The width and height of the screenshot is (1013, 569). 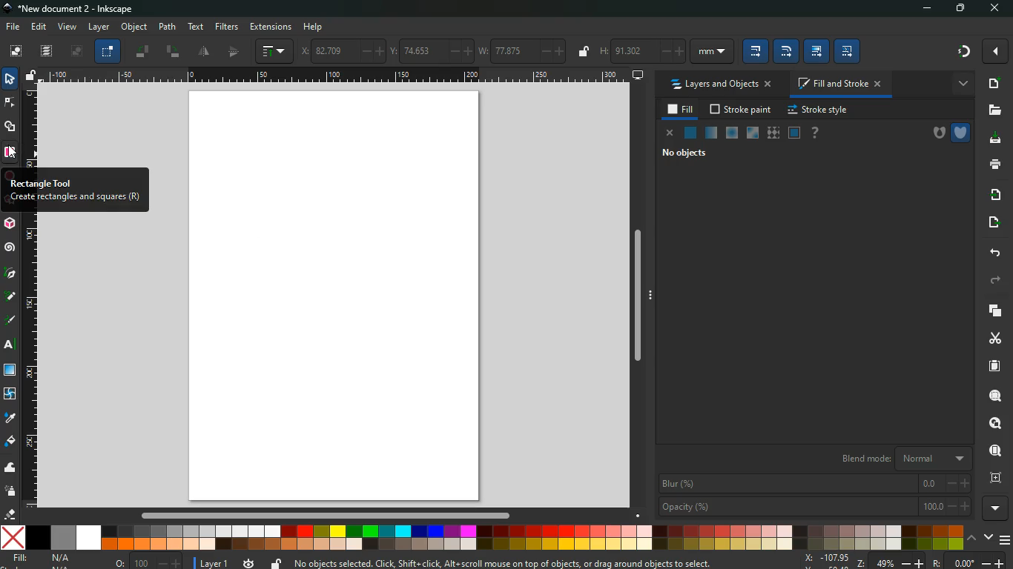 I want to click on highlight, so click(x=10, y=298).